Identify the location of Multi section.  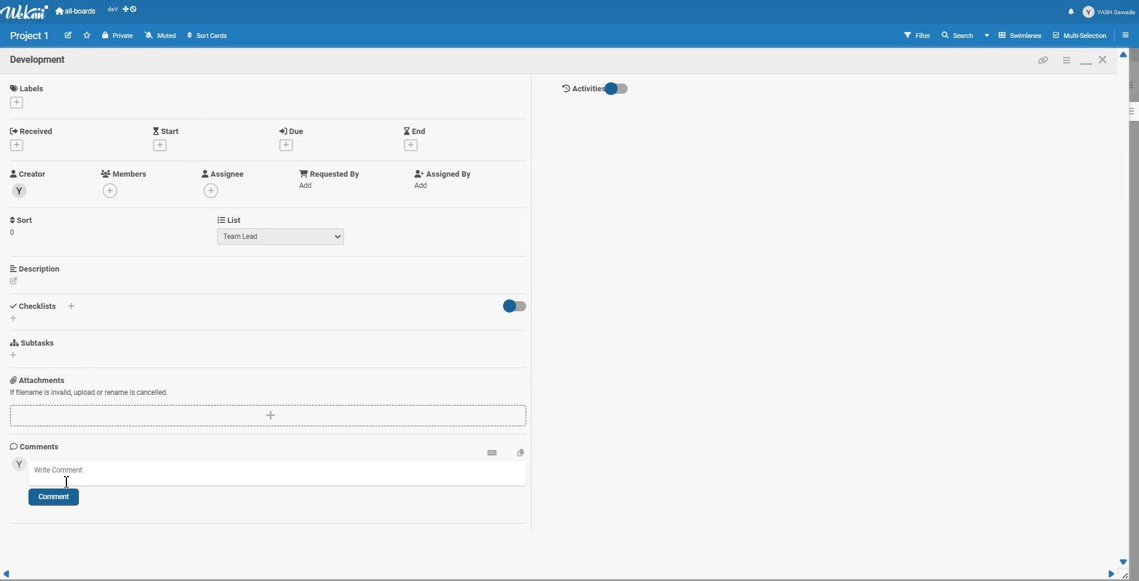
(1081, 35).